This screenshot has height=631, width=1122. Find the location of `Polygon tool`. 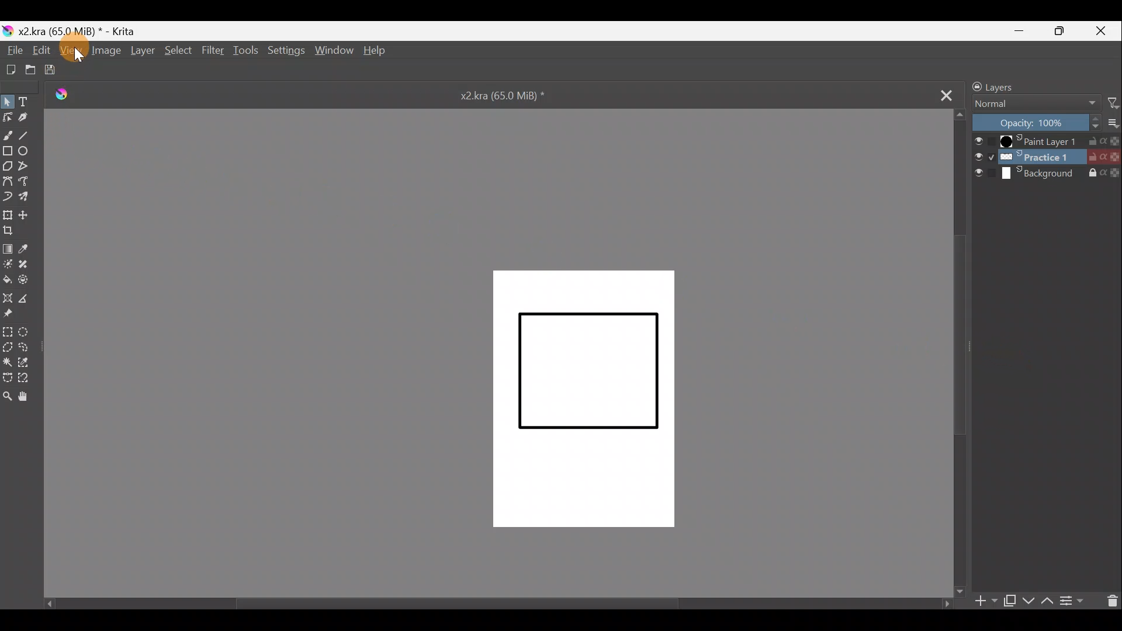

Polygon tool is located at coordinates (8, 165).